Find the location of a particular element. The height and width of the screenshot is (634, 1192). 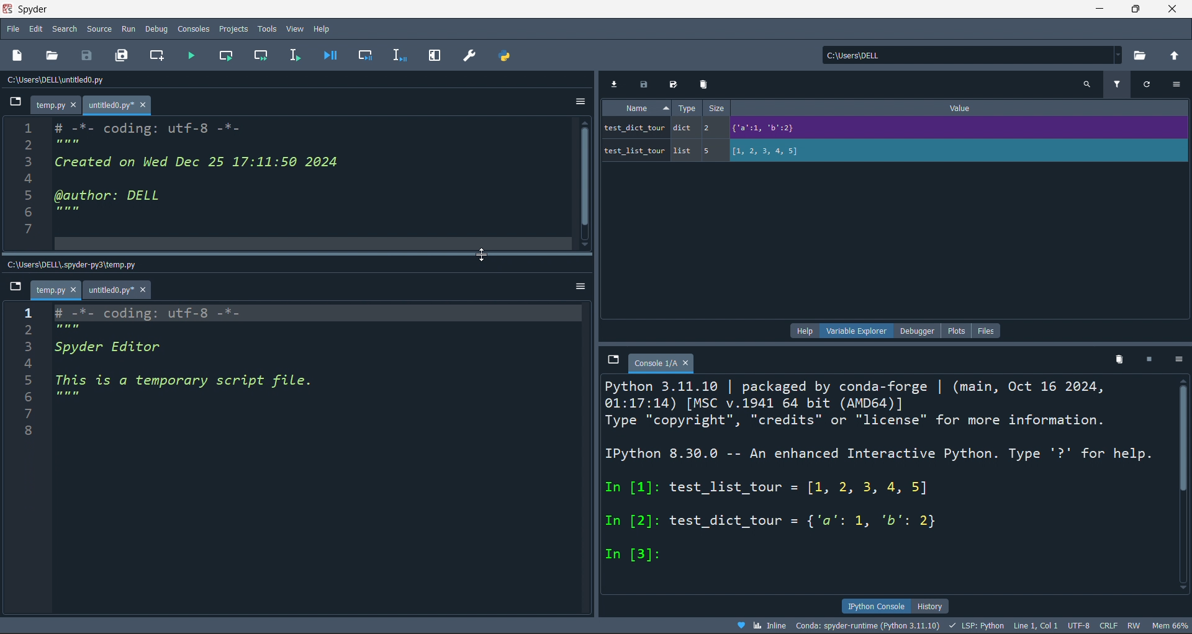

Python 5.11.10 | packaged by conda-torge | (main, Oct lb 2024,
01:17:14) [MSC v.1941 64 bit (AMD64)]

Type "copyright", "credits" or "license" for more information.
IPython 8.30.0 -- An enhanced Interactive Python. Type '?' for help.
In [1]: test_list_tour = [1, 2, 3, 4, 5]

In [2]: test_dict_tour = {‘a': 1, 'b': 2}

In [3]: is located at coordinates (880, 473).